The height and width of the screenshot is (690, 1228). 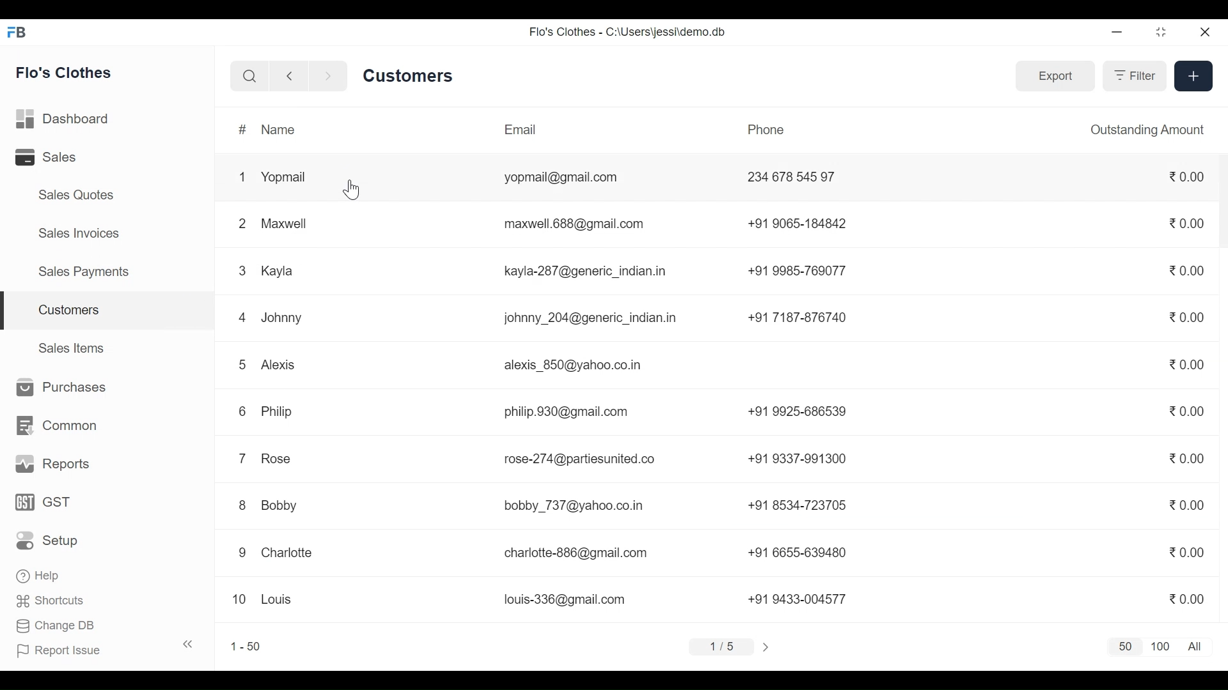 What do you see at coordinates (1160, 645) in the screenshot?
I see `100` at bounding box center [1160, 645].